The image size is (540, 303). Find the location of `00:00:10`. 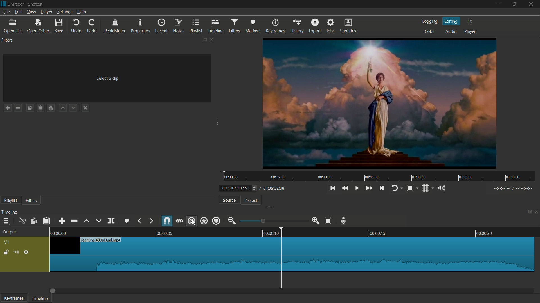

00:00:10 is located at coordinates (270, 233).